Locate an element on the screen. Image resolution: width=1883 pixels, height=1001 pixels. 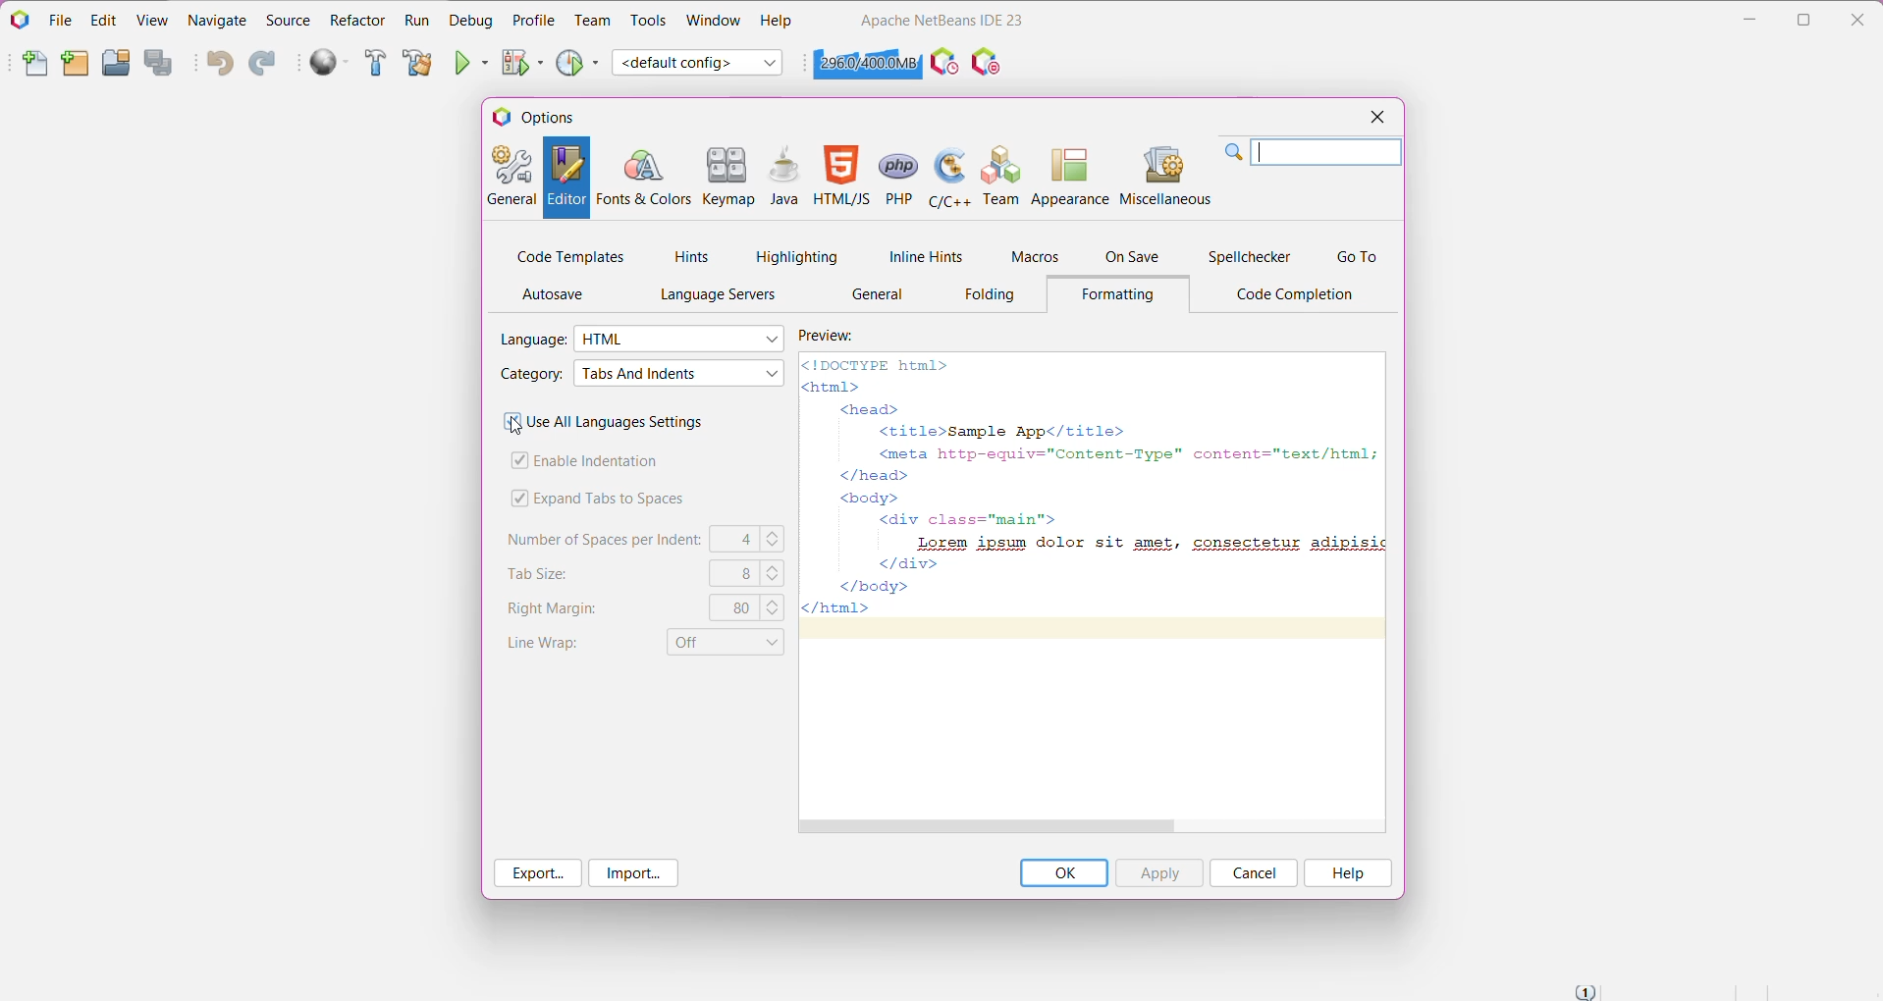
Edit is located at coordinates (101, 20).